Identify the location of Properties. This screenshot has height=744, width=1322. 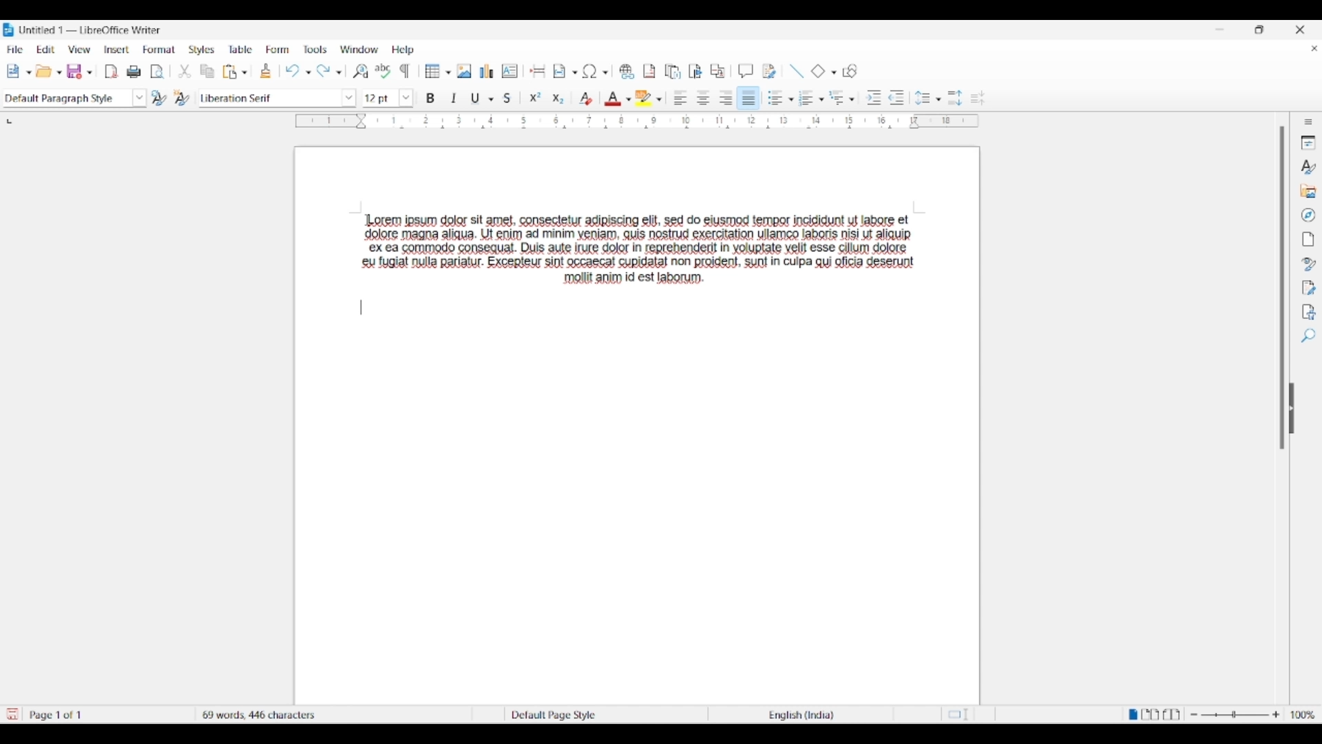
(1308, 143).